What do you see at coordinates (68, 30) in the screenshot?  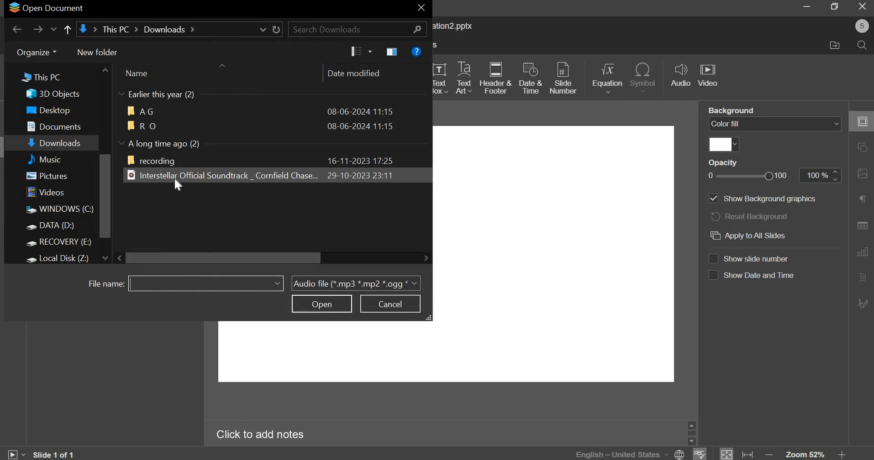 I see `up folder` at bounding box center [68, 30].